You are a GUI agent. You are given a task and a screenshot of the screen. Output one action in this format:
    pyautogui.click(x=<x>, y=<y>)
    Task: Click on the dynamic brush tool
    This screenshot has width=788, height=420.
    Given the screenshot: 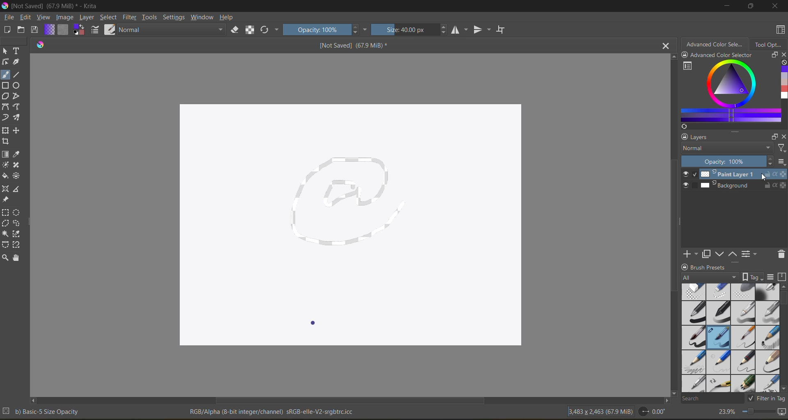 What is the action you would take?
    pyautogui.click(x=5, y=117)
    